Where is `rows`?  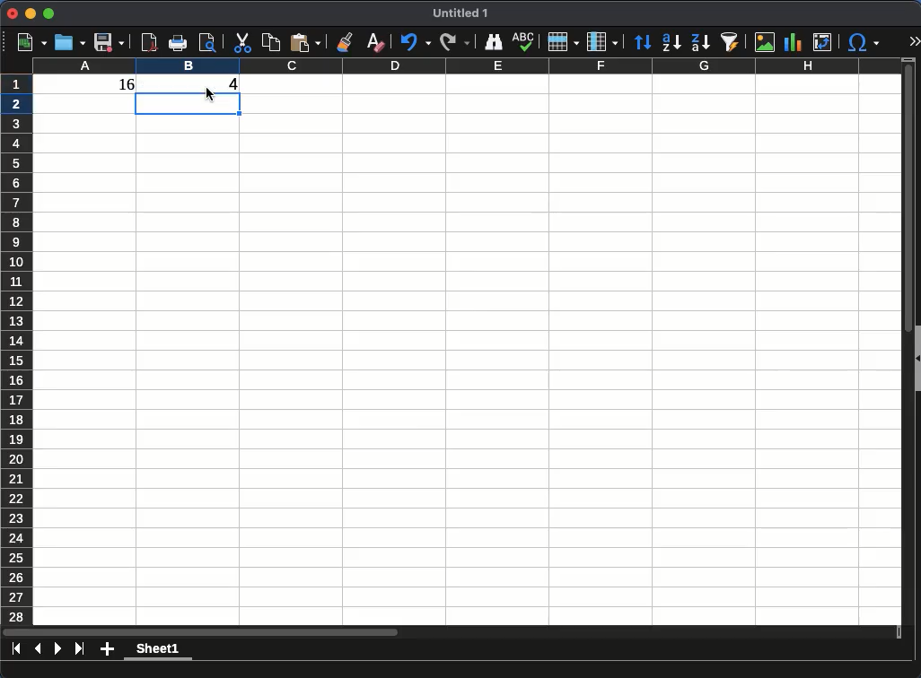
rows is located at coordinates (17, 348).